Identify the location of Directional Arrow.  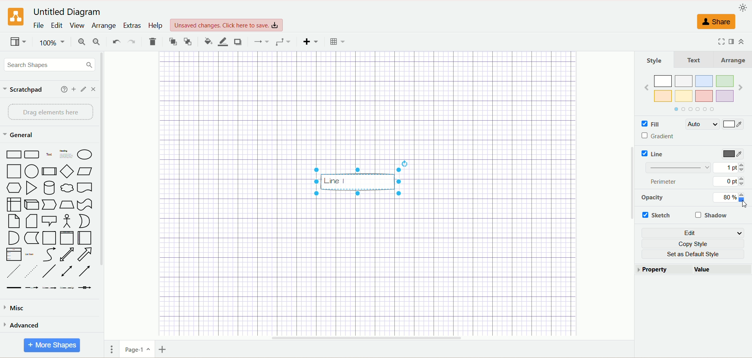
(84, 271).